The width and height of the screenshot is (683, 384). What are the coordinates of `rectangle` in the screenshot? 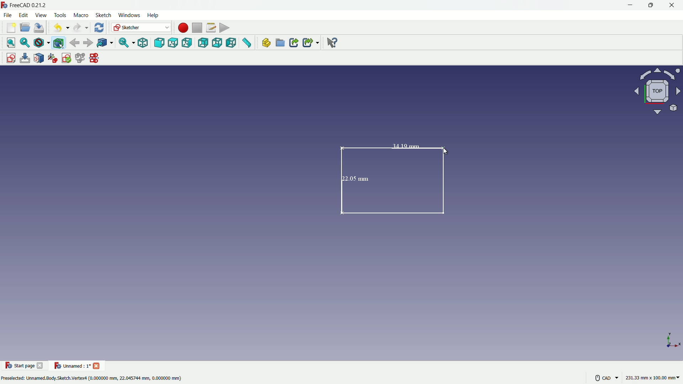 It's located at (396, 181).